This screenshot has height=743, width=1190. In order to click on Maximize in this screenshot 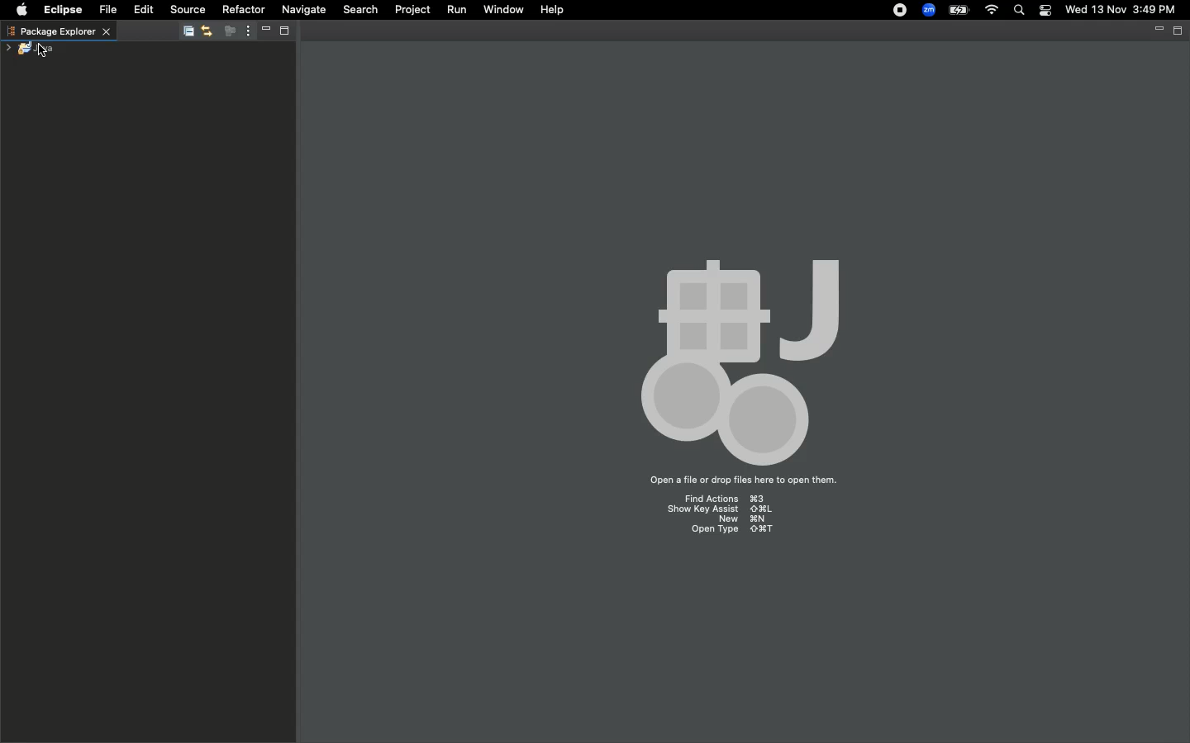, I will do `click(289, 32)`.